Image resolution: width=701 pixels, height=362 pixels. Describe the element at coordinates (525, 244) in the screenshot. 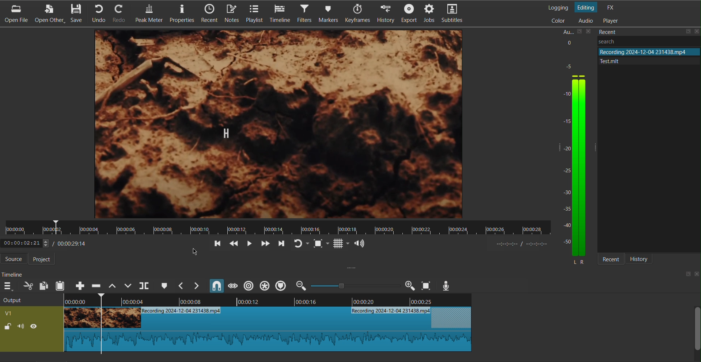

I see `timer format` at that location.